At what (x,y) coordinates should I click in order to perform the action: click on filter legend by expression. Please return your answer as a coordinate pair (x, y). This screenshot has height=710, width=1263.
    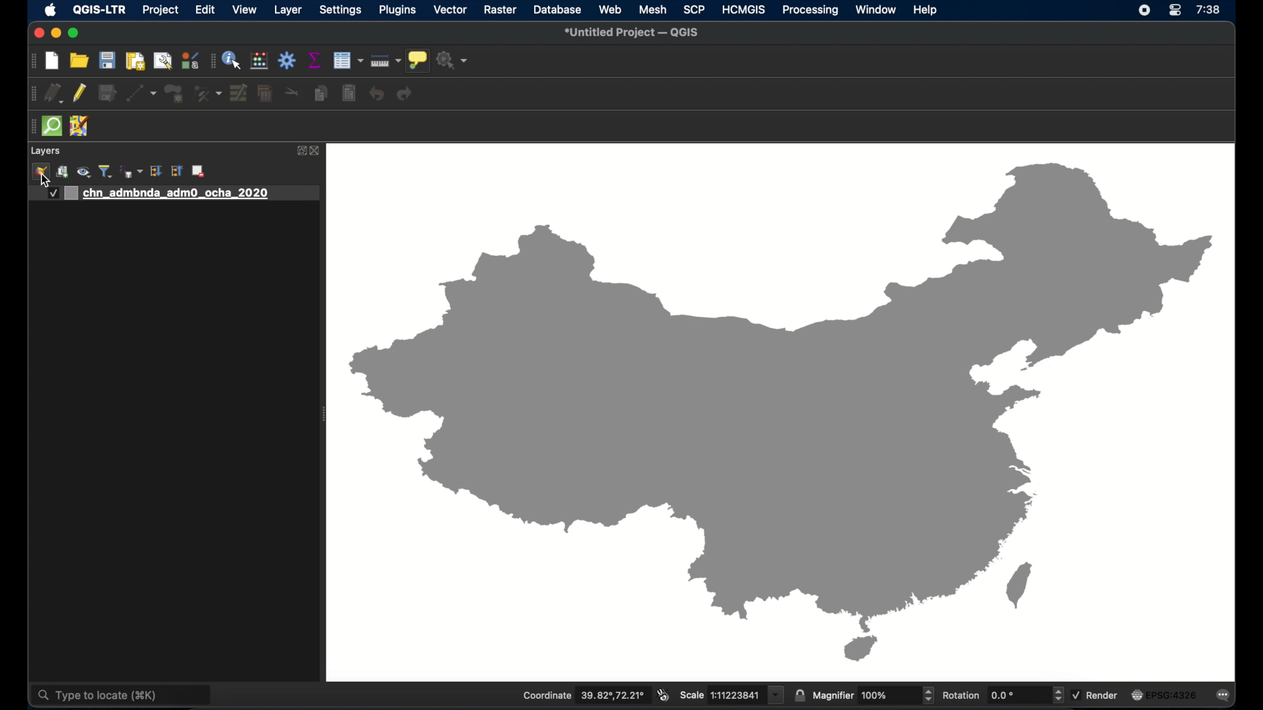
    Looking at the image, I should click on (132, 172).